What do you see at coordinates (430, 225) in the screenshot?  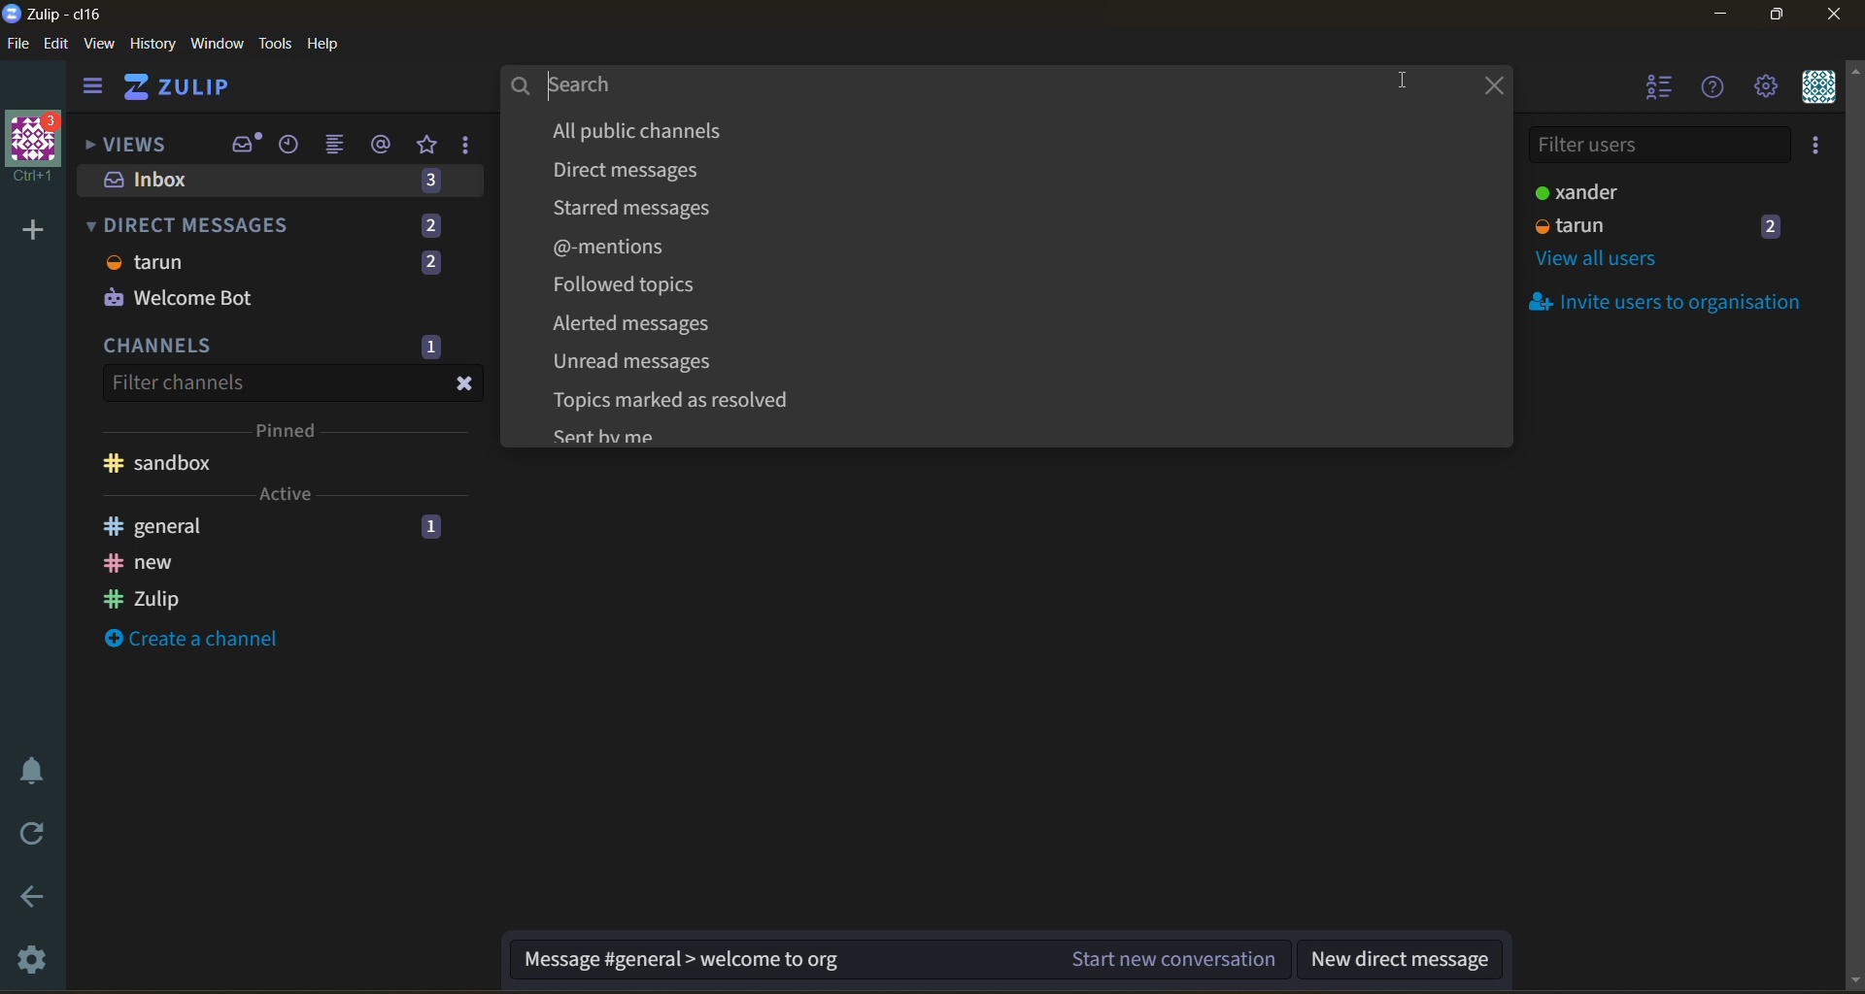 I see `2` at bounding box center [430, 225].